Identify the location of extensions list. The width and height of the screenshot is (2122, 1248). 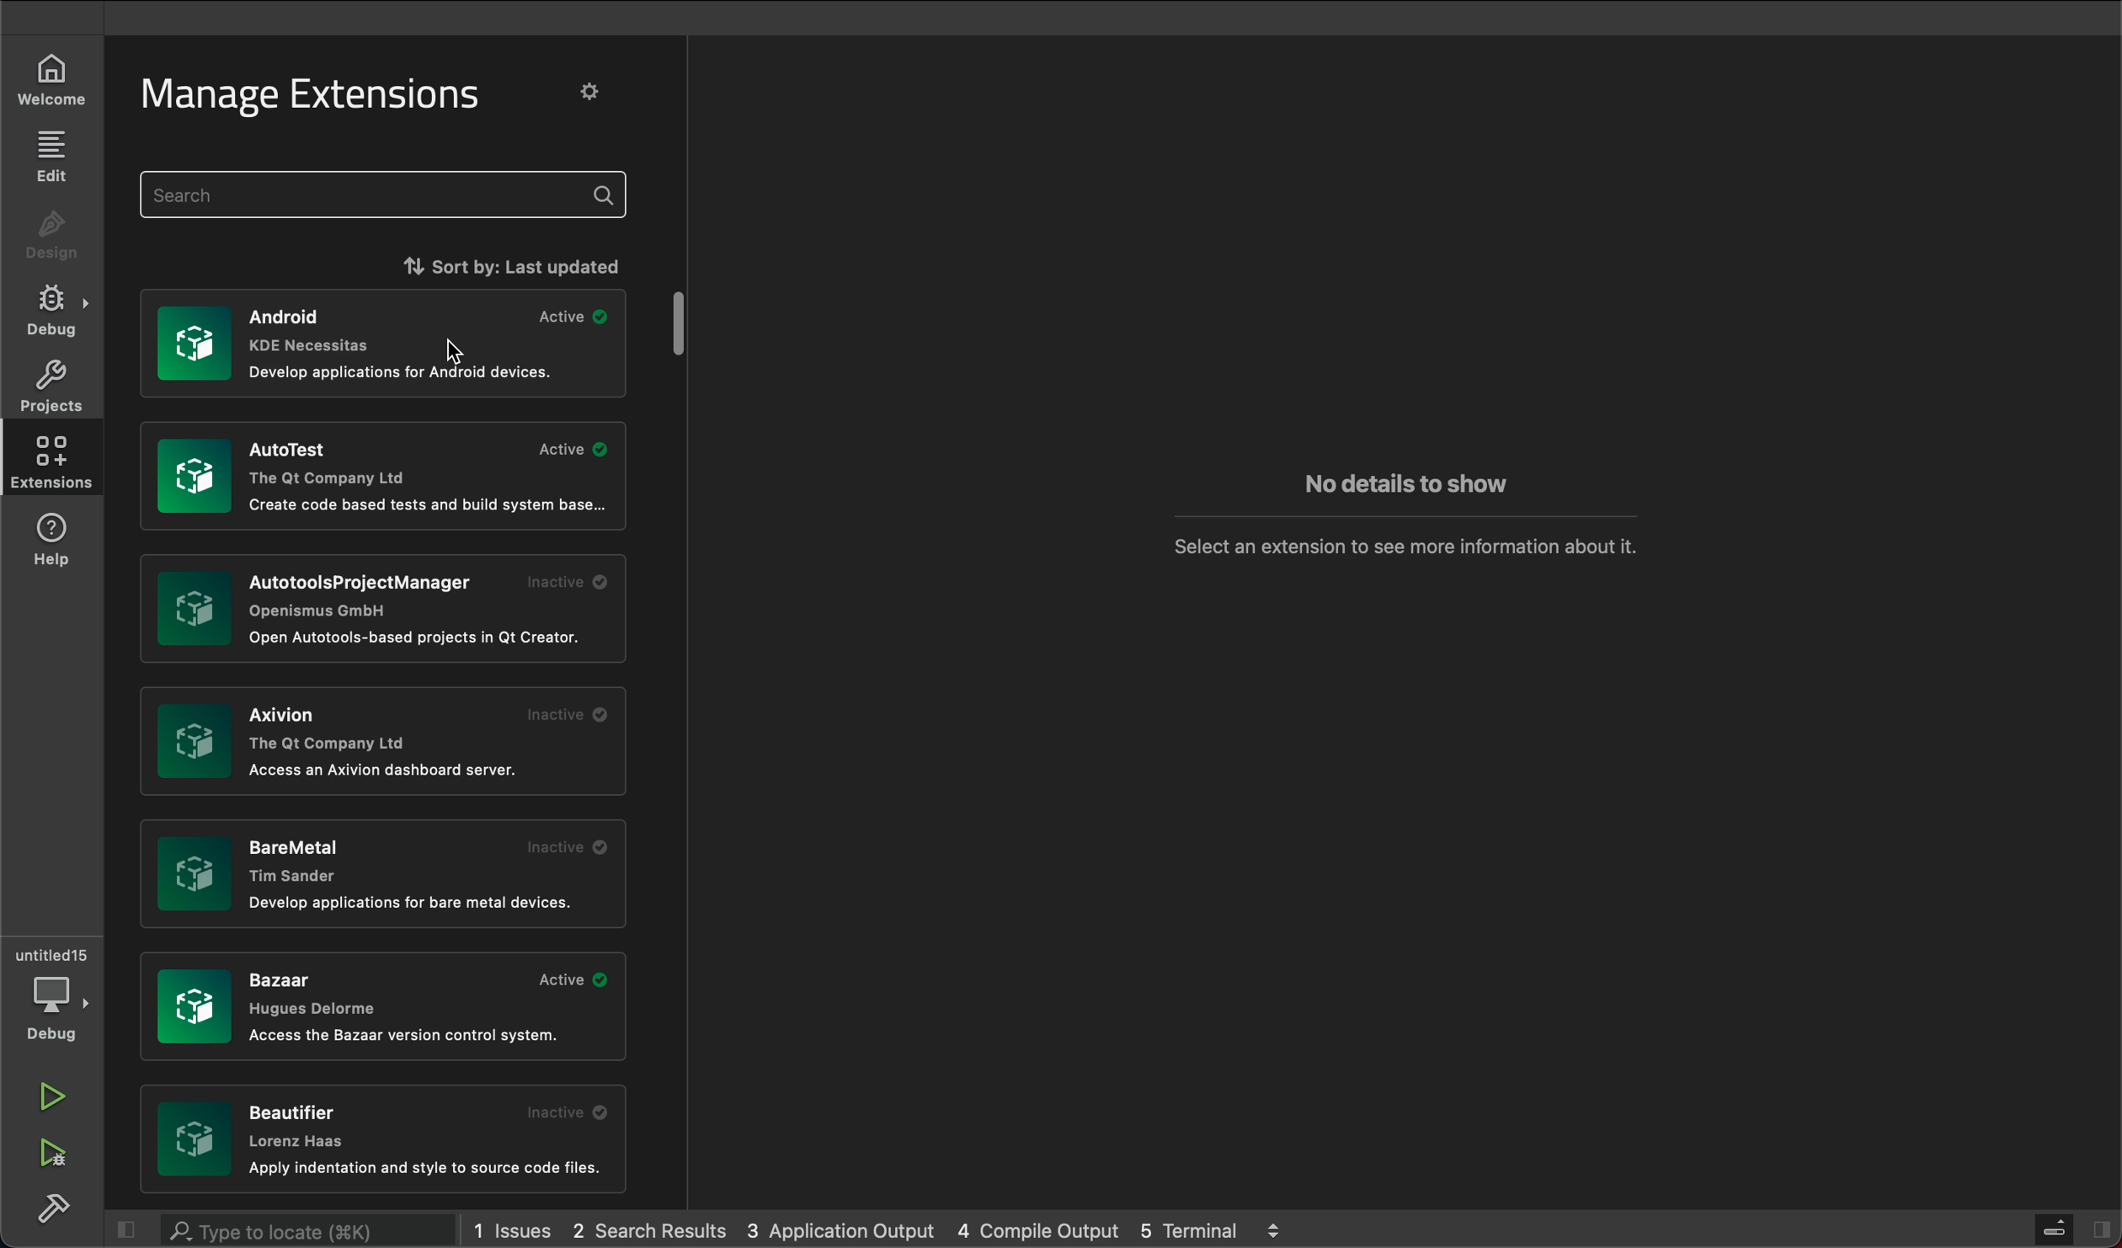
(380, 345).